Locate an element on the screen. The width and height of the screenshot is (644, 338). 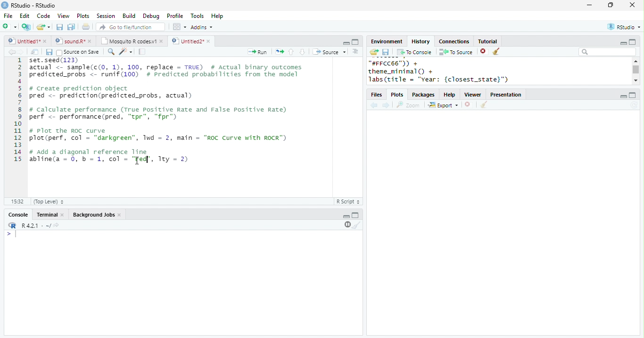
backward is located at coordinates (11, 52).